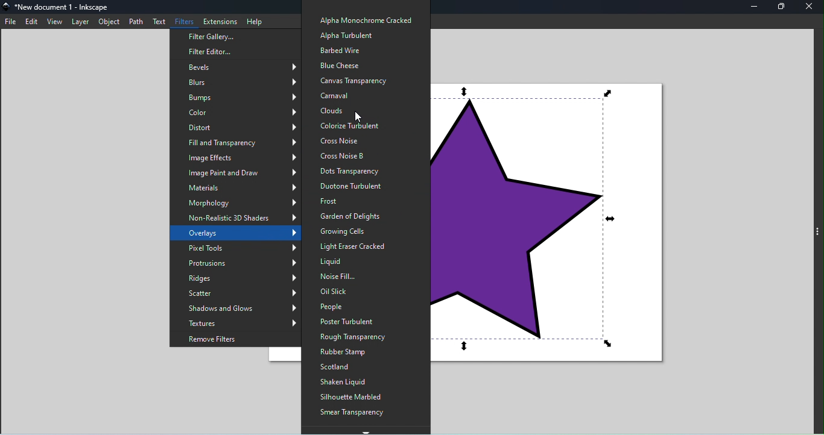  Describe the element at coordinates (240, 142) in the screenshot. I see `Fill and transparency` at that location.